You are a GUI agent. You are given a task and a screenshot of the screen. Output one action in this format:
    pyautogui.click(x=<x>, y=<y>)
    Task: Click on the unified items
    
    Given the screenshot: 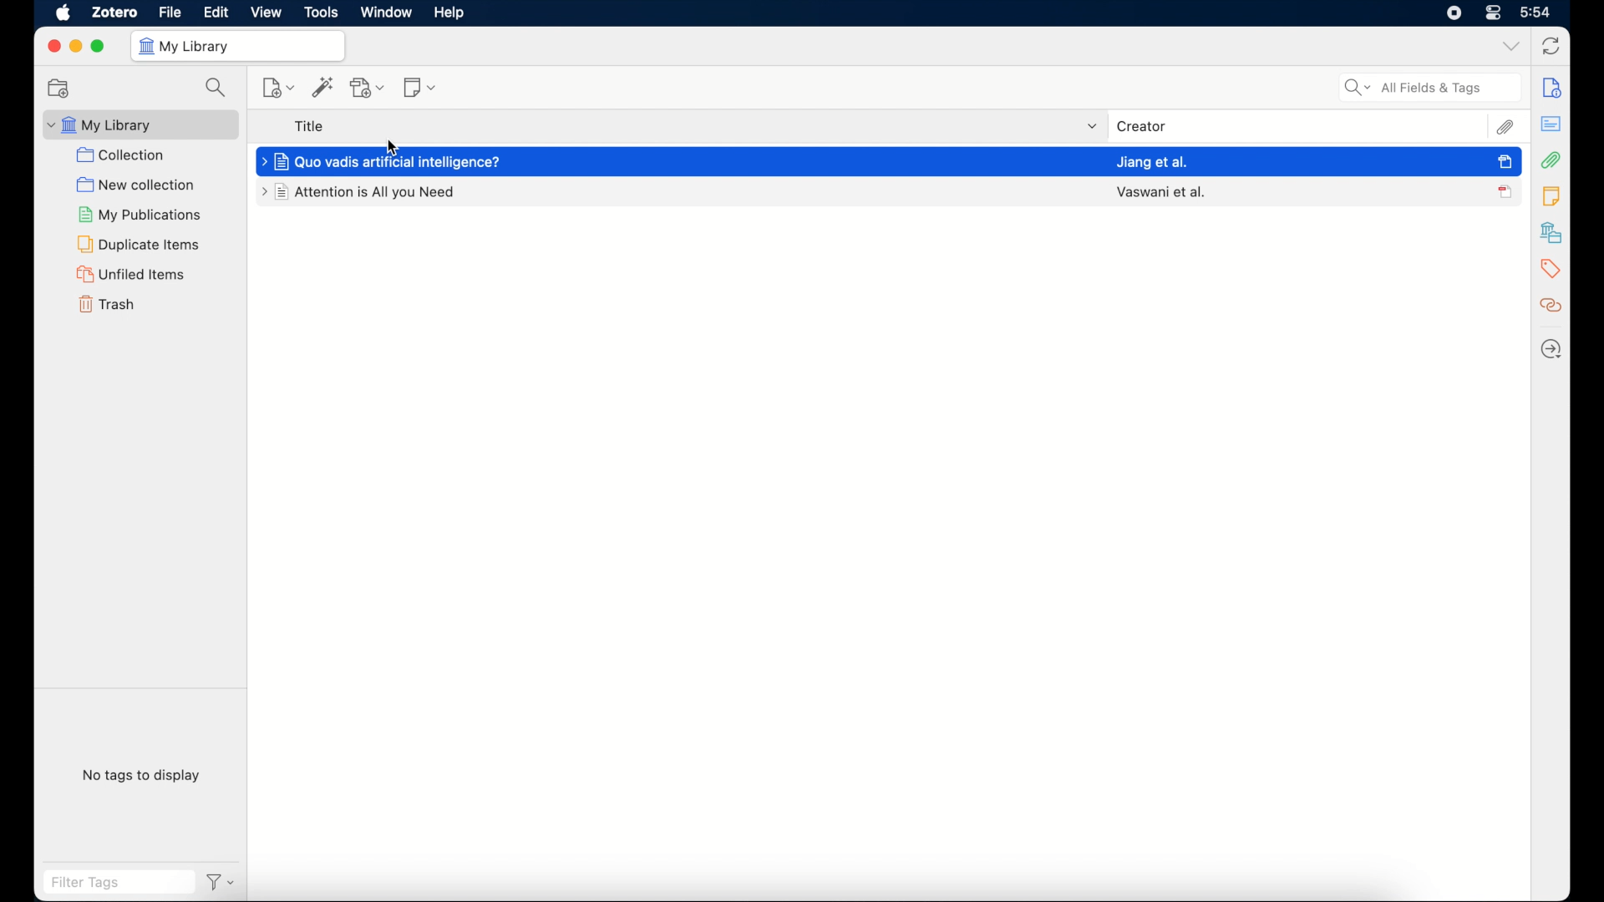 What is the action you would take?
    pyautogui.click(x=132, y=274)
    